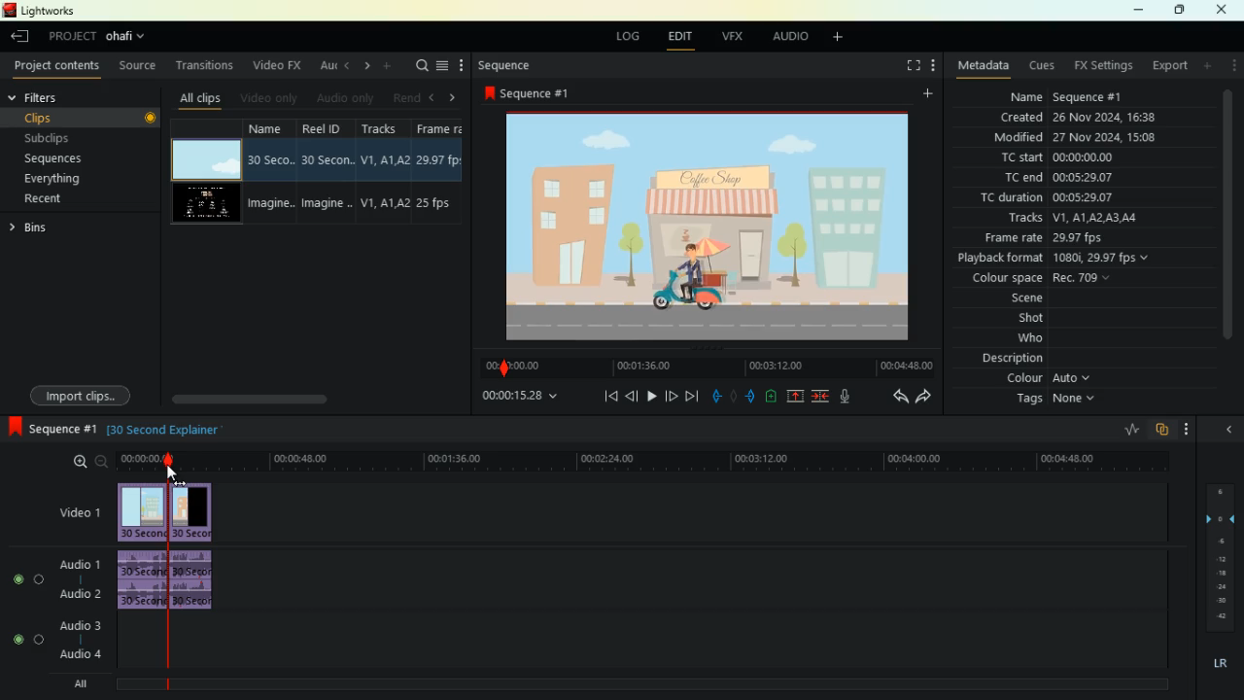 This screenshot has width=1244, height=700. What do you see at coordinates (630, 398) in the screenshot?
I see `back` at bounding box center [630, 398].